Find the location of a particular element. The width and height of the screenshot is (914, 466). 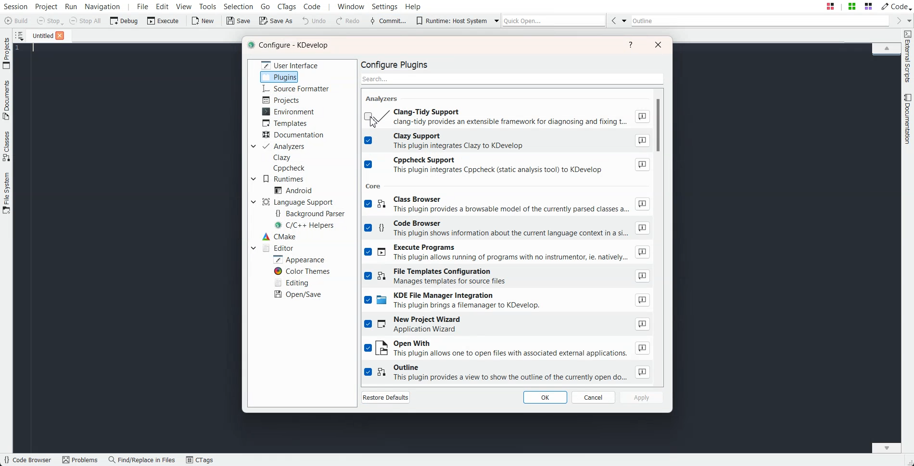

Cancel is located at coordinates (594, 397).